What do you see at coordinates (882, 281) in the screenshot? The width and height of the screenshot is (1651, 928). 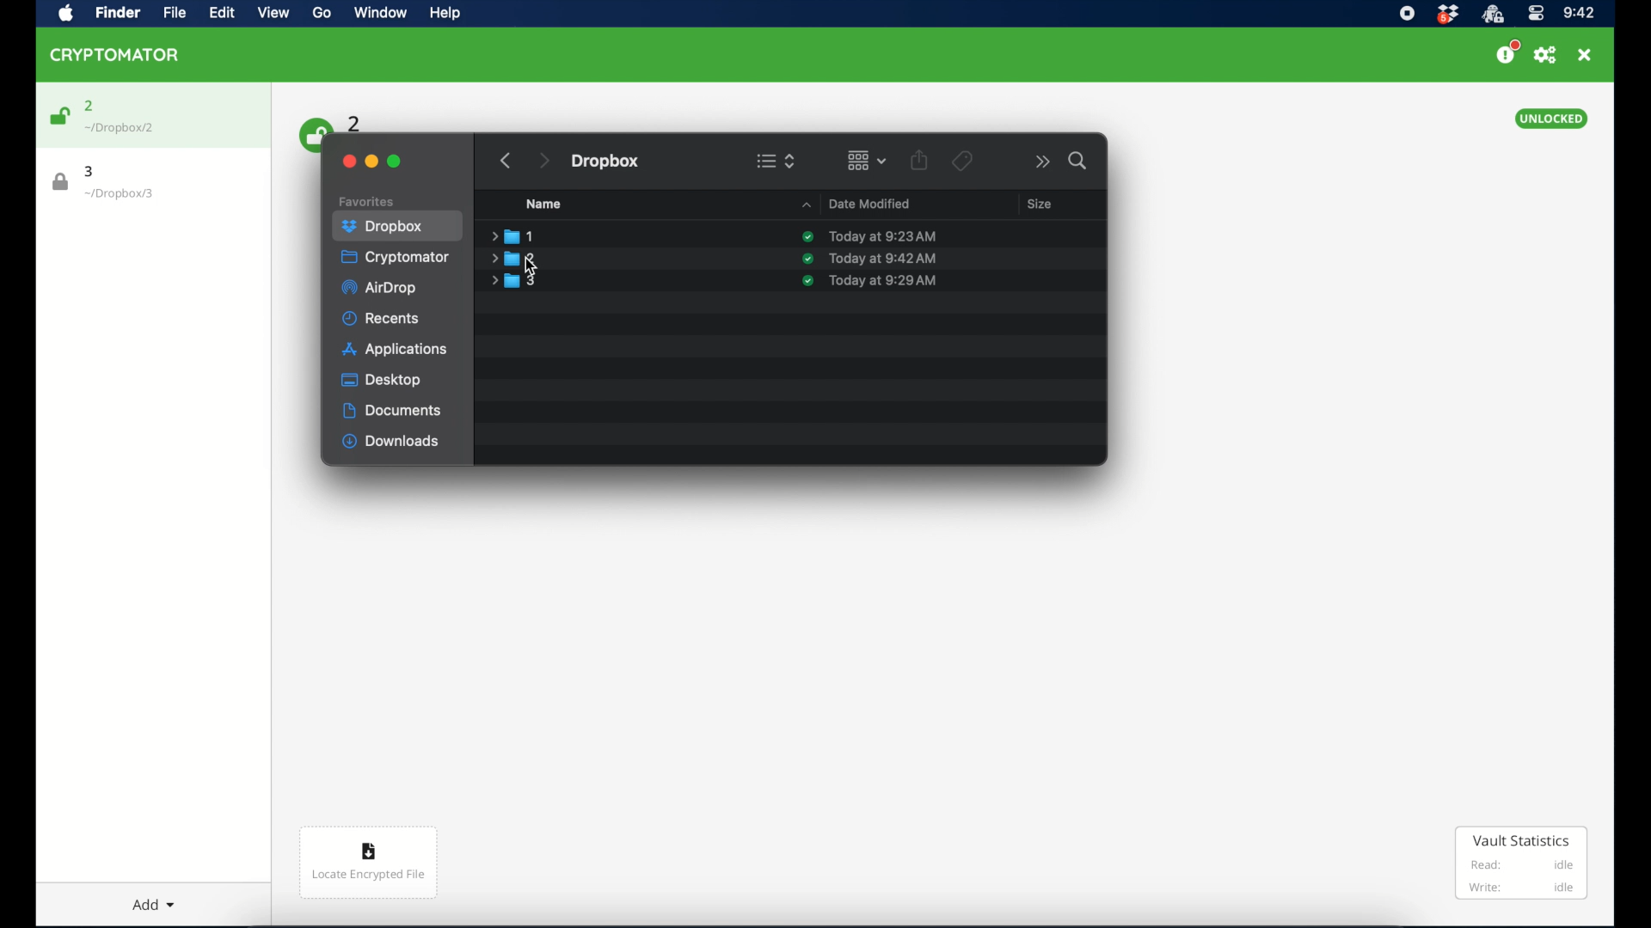 I see `date` at bounding box center [882, 281].